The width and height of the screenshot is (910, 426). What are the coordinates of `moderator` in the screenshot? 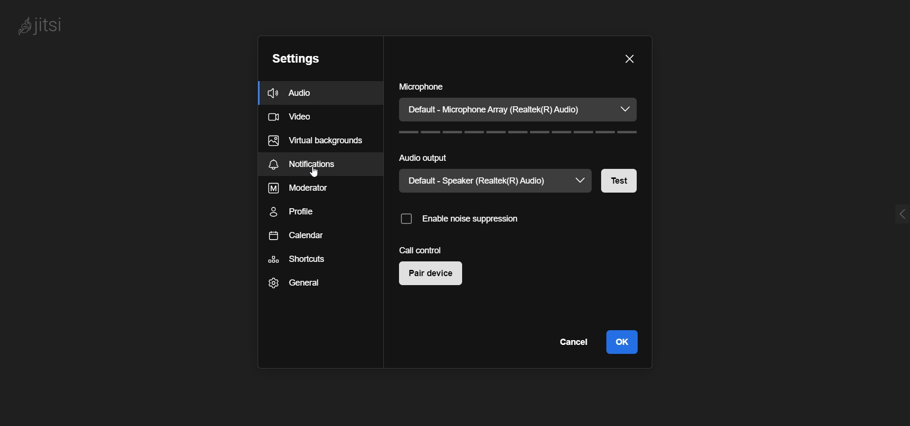 It's located at (304, 190).